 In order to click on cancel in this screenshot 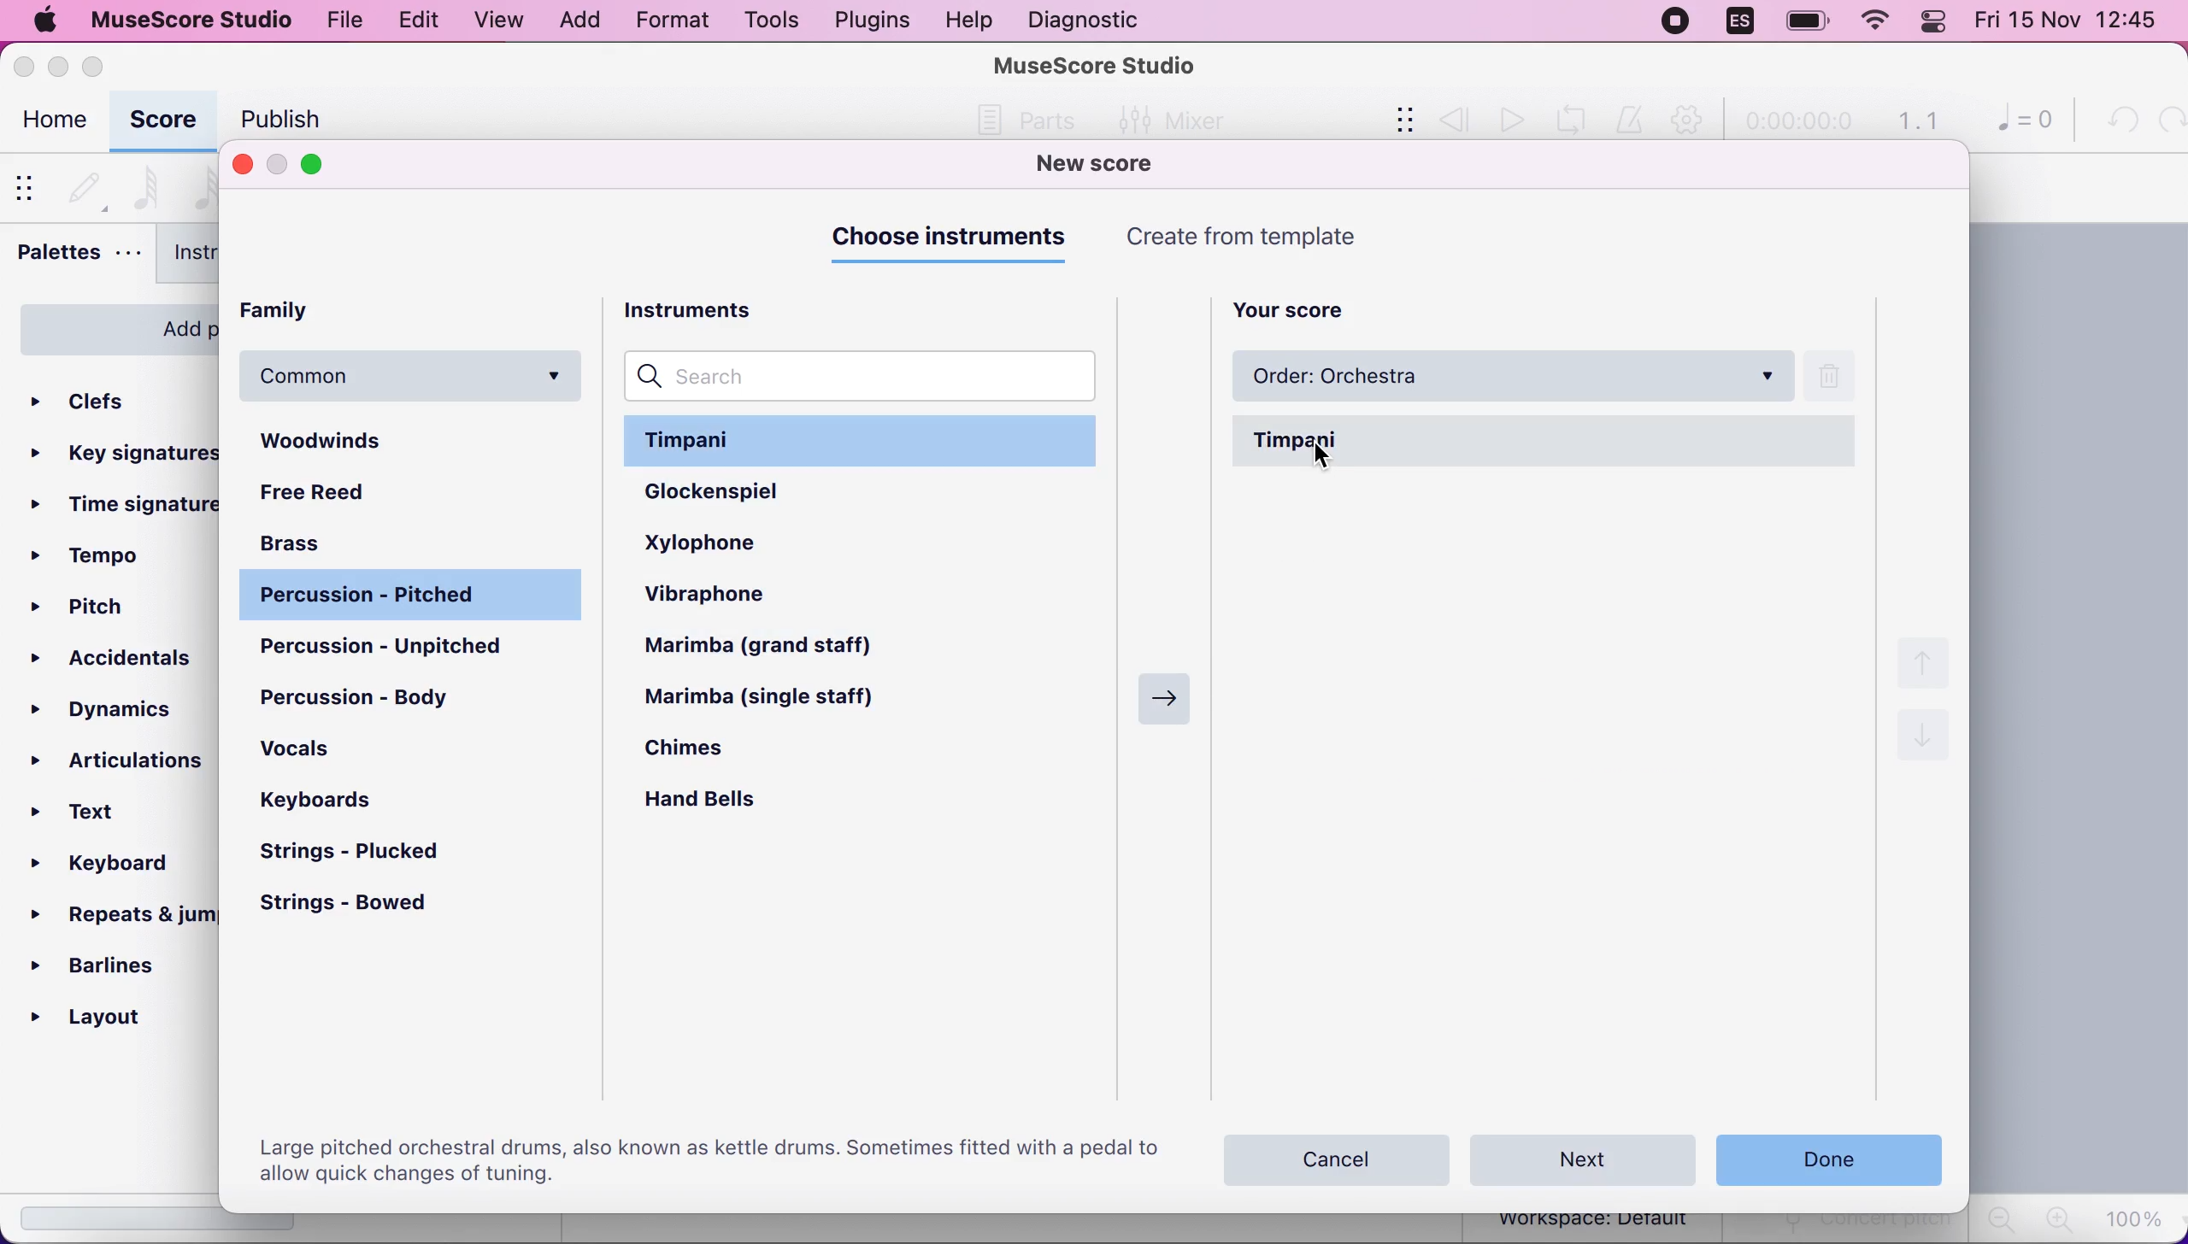, I will do `click(1338, 1155)`.